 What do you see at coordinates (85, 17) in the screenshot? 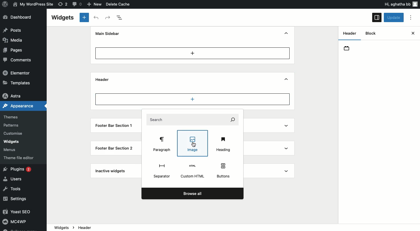
I see `New block` at bounding box center [85, 17].